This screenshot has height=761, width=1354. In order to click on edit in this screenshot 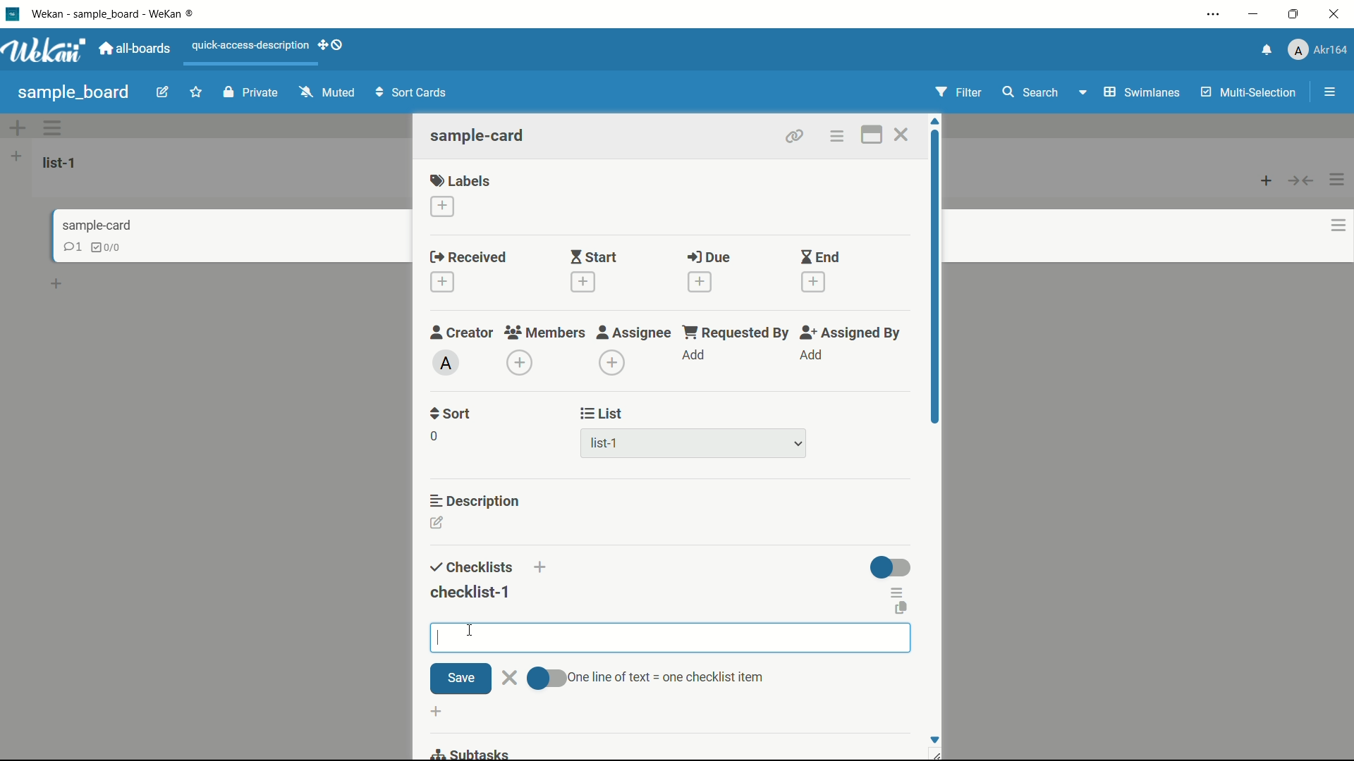, I will do `click(153, 92)`.